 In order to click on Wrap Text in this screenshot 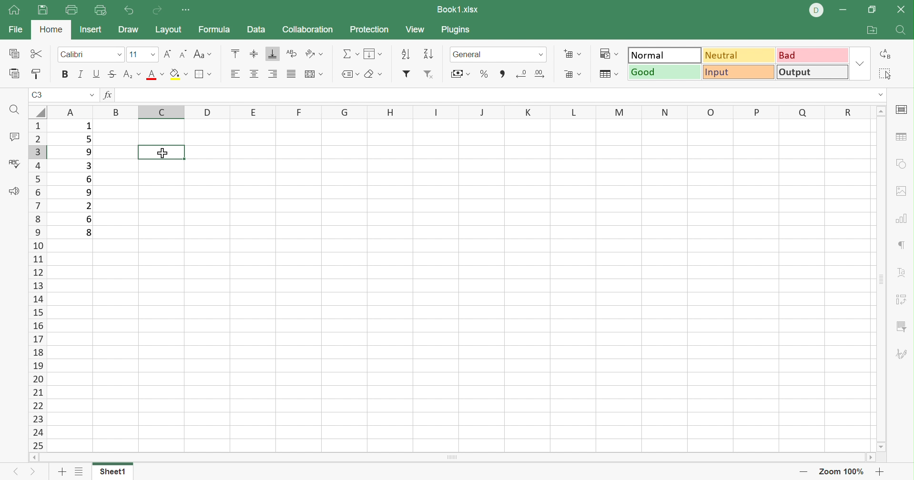, I will do `click(292, 53)`.